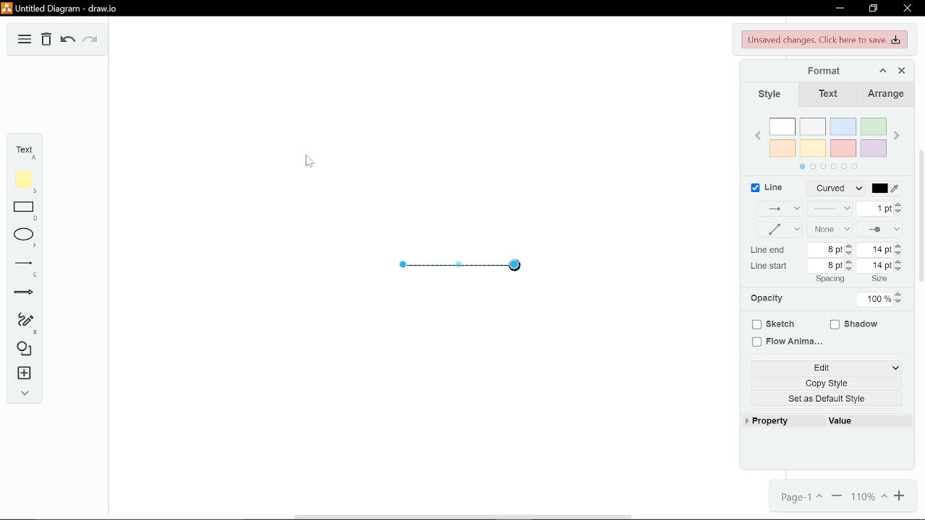 This screenshot has width=925, height=520. Describe the element at coordinates (774, 230) in the screenshot. I see `Waypoints` at that location.